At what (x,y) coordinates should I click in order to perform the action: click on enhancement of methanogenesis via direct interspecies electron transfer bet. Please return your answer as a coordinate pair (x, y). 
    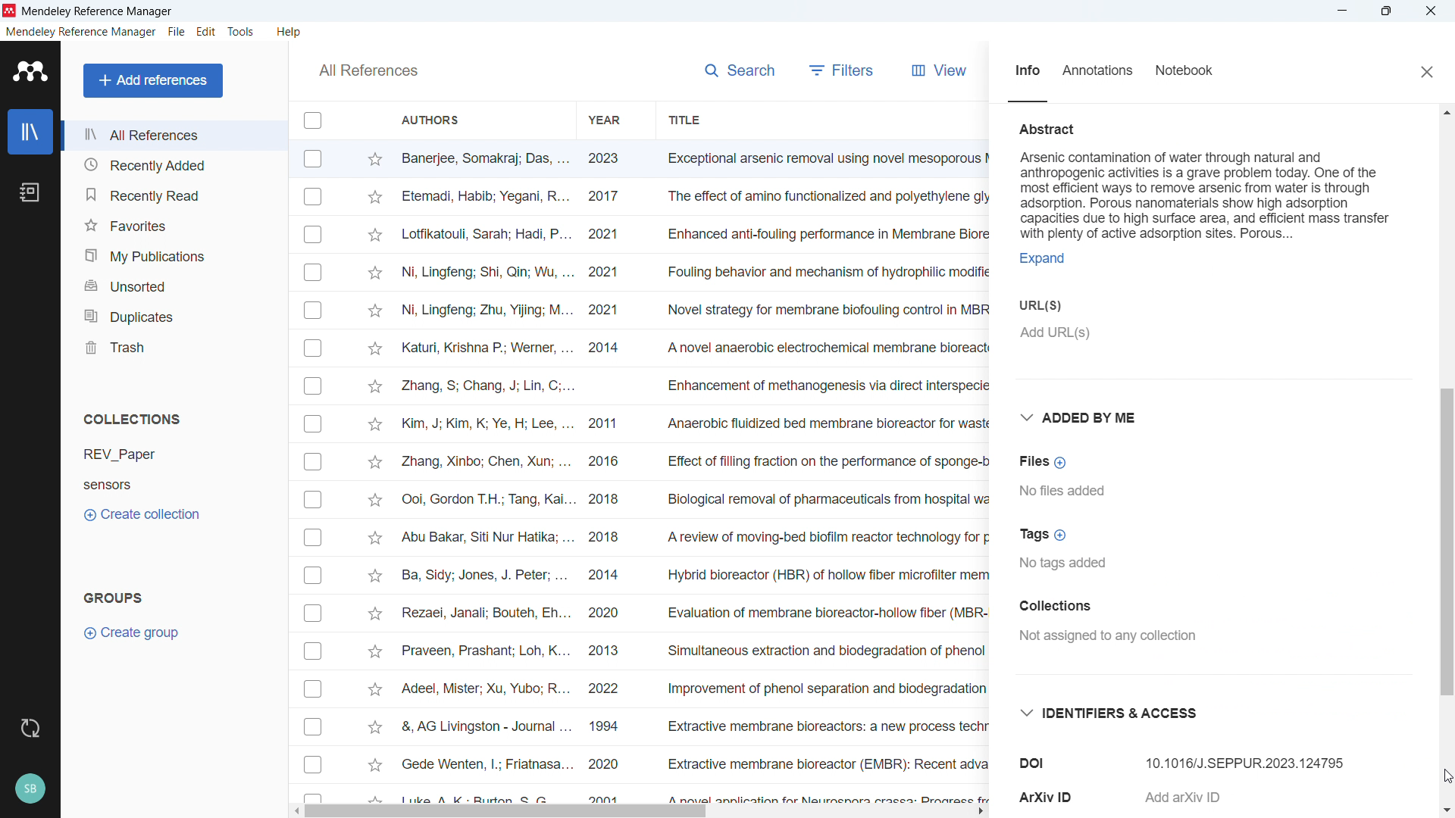
    Looking at the image, I should click on (827, 386).